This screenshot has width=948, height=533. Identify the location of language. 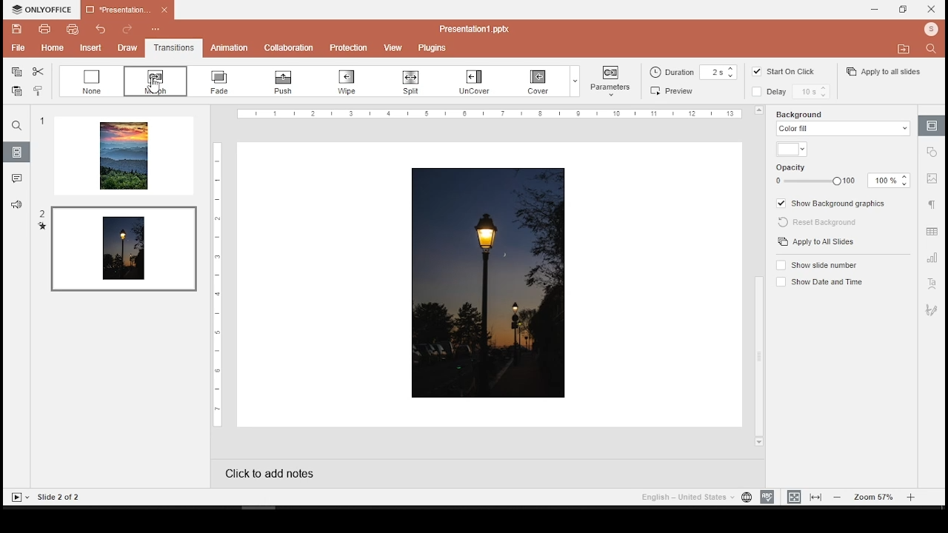
(746, 497).